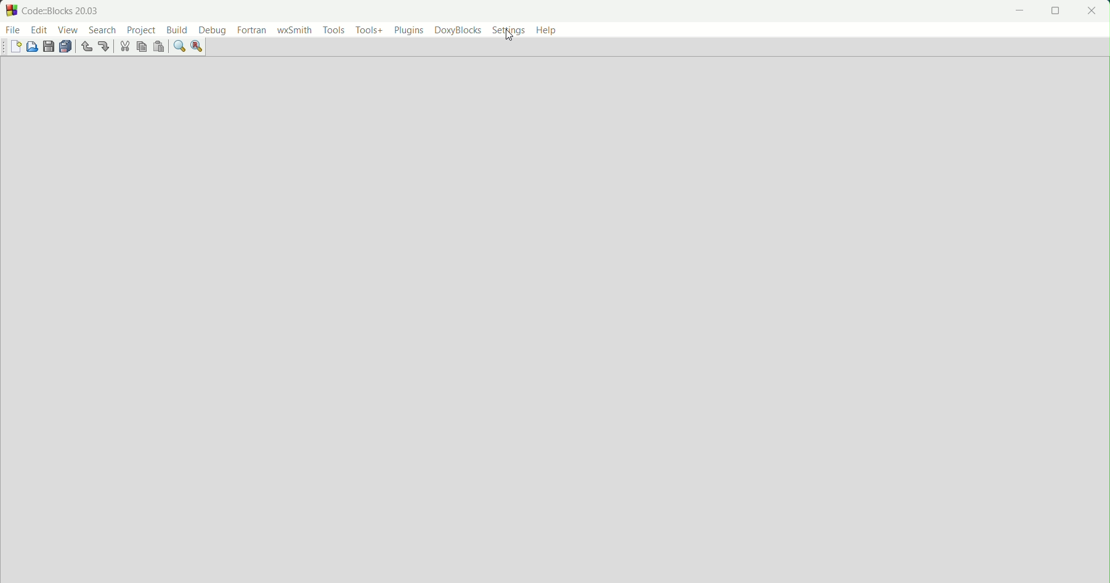  Describe the element at coordinates (547, 30) in the screenshot. I see `help` at that location.